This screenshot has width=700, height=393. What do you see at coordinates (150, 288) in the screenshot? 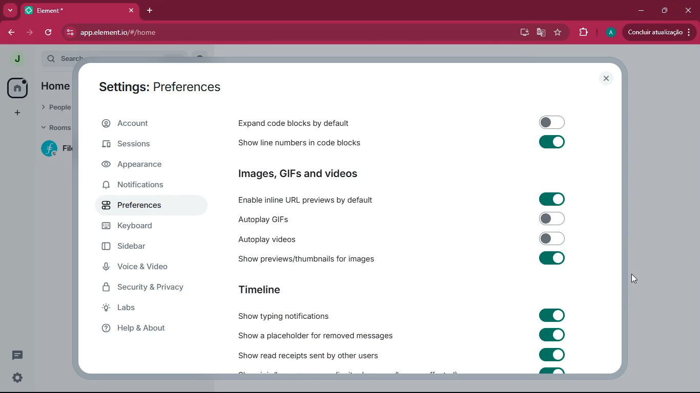
I see `security & privacy` at bounding box center [150, 288].